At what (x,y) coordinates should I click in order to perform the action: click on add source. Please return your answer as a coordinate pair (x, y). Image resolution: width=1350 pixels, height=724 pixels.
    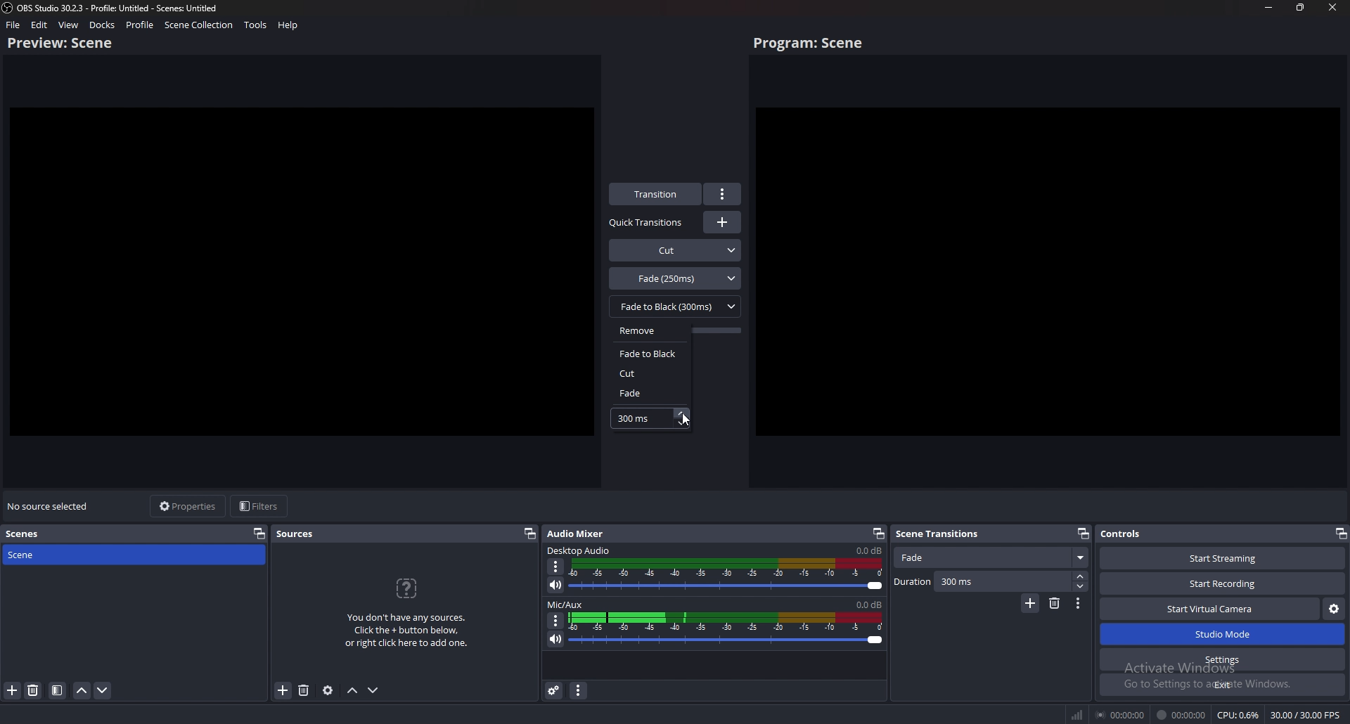
    Looking at the image, I should click on (283, 690).